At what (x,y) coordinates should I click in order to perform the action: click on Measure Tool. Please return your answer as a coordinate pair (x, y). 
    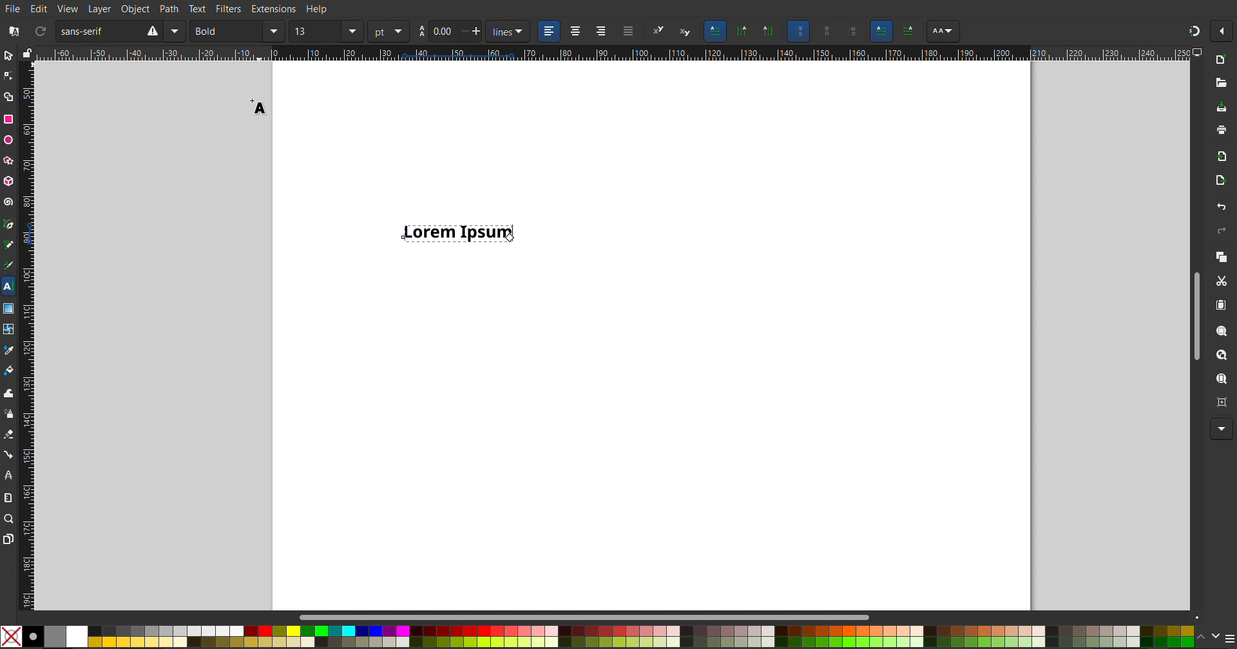
    Looking at the image, I should click on (9, 497).